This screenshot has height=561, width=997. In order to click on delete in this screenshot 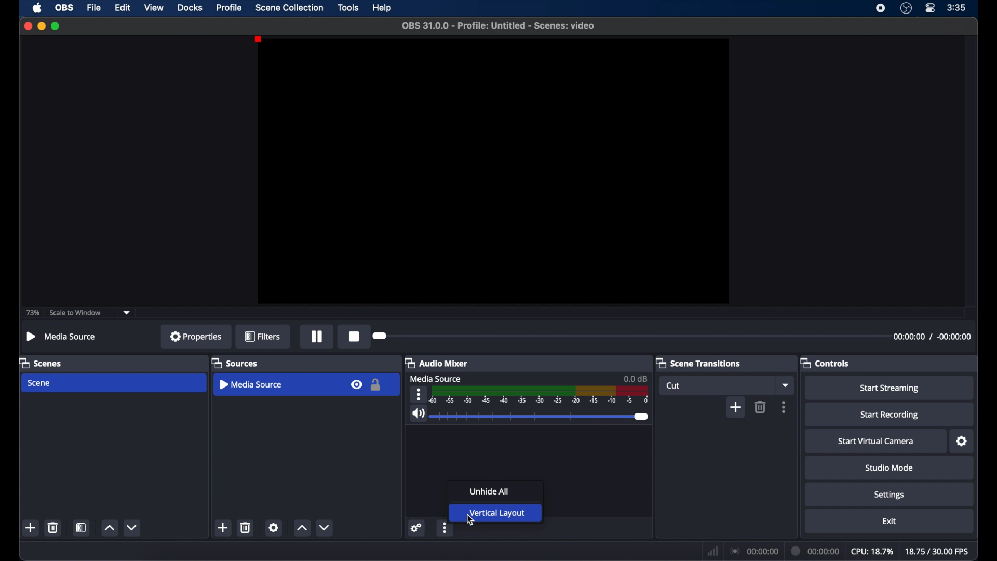, I will do `click(246, 527)`.